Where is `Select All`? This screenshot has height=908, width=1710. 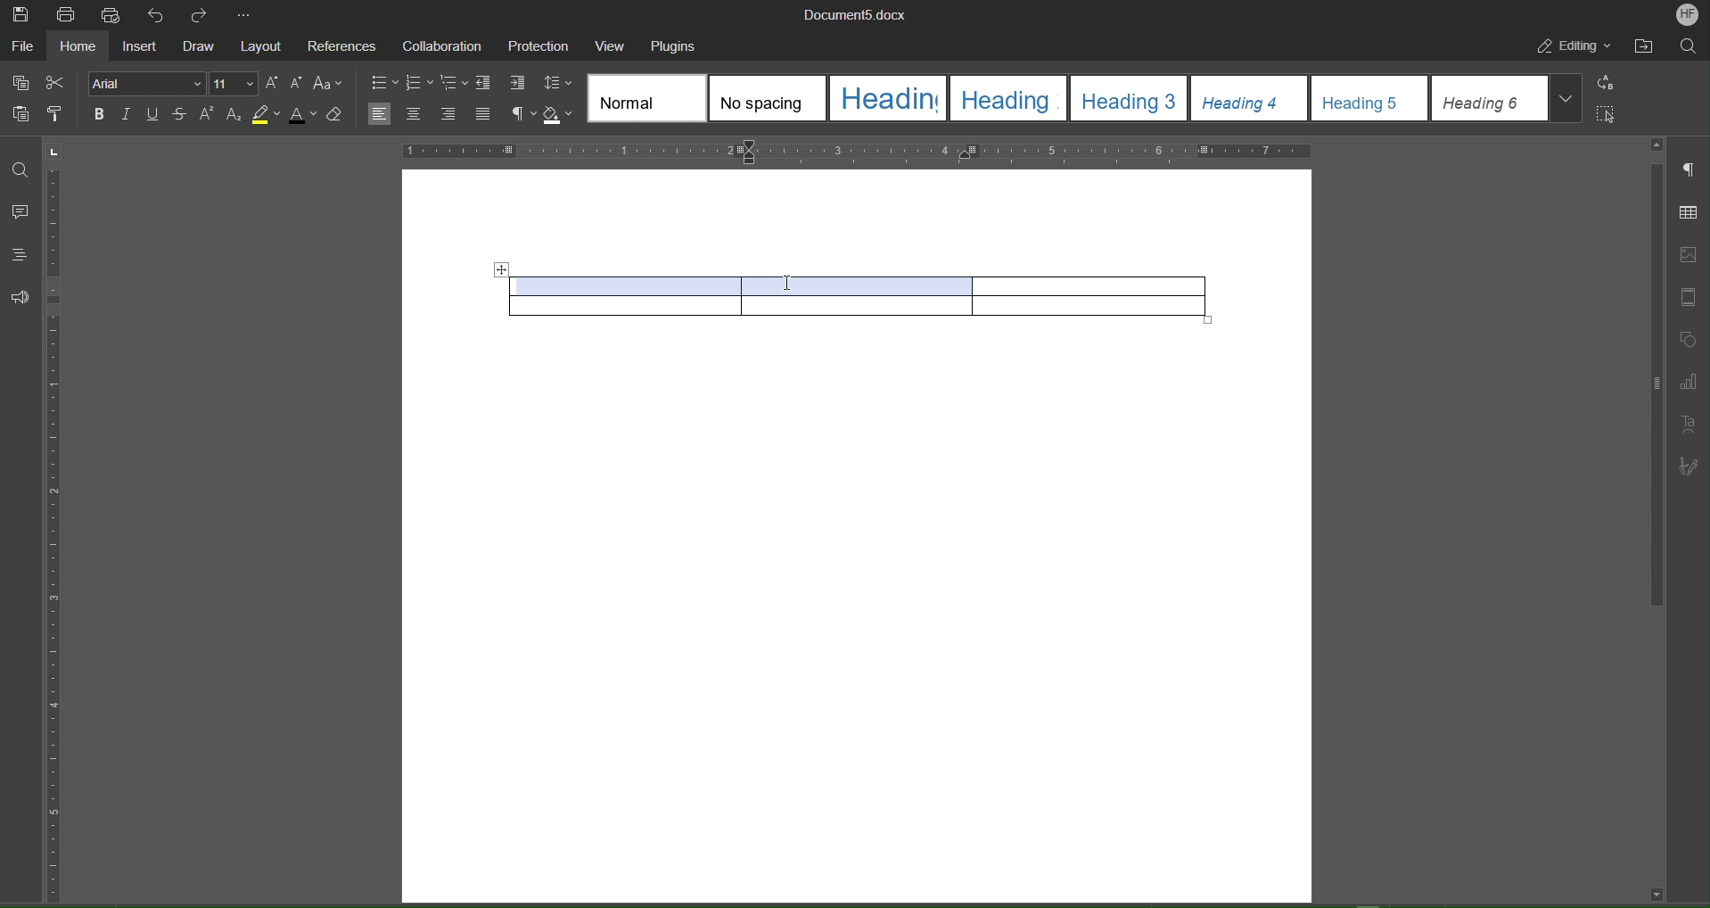 Select All is located at coordinates (1611, 114).